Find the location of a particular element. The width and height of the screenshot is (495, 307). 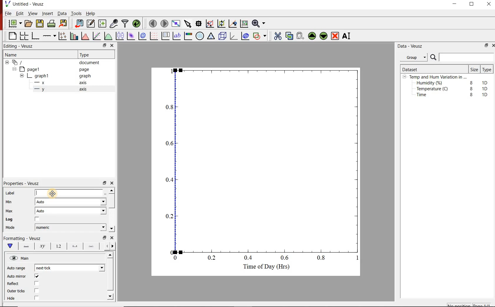

blank page is located at coordinates (12, 35).